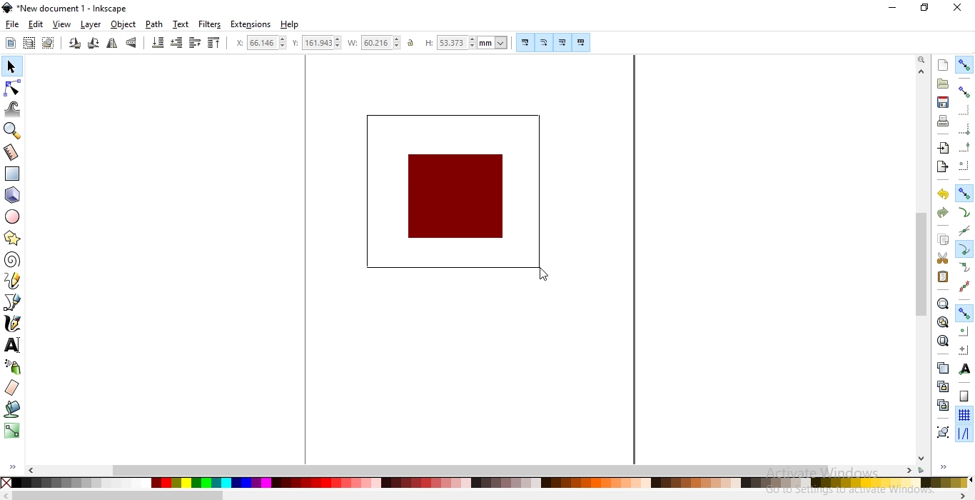 This screenshot has height=500, width=975. What do you see at coordinates (964, 416) in the screenshot?
I see `snap to grids` at bounding box center [964, 416].